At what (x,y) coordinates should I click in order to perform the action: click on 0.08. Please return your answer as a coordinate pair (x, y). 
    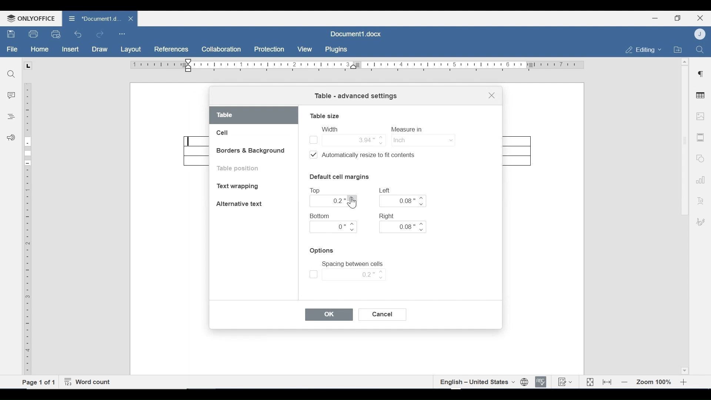
    Looking at the image, I should click on (402, 227).